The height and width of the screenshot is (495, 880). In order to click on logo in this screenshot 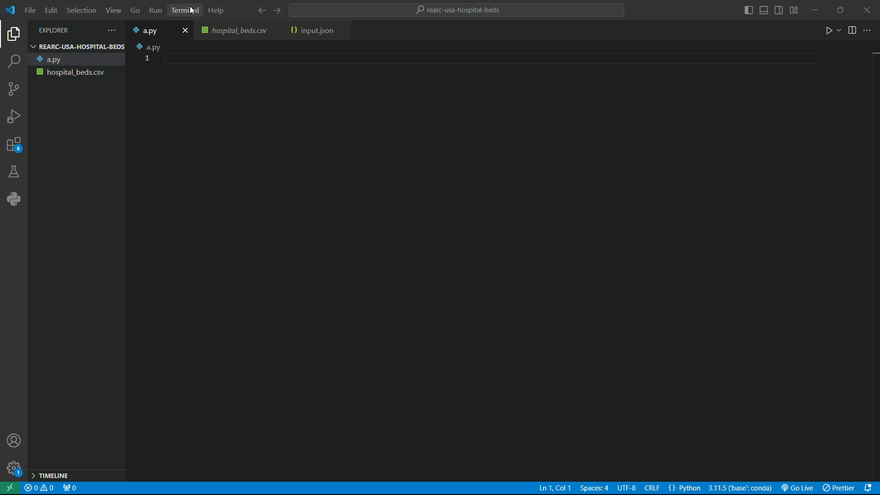, I will do `click(12, 11)`.